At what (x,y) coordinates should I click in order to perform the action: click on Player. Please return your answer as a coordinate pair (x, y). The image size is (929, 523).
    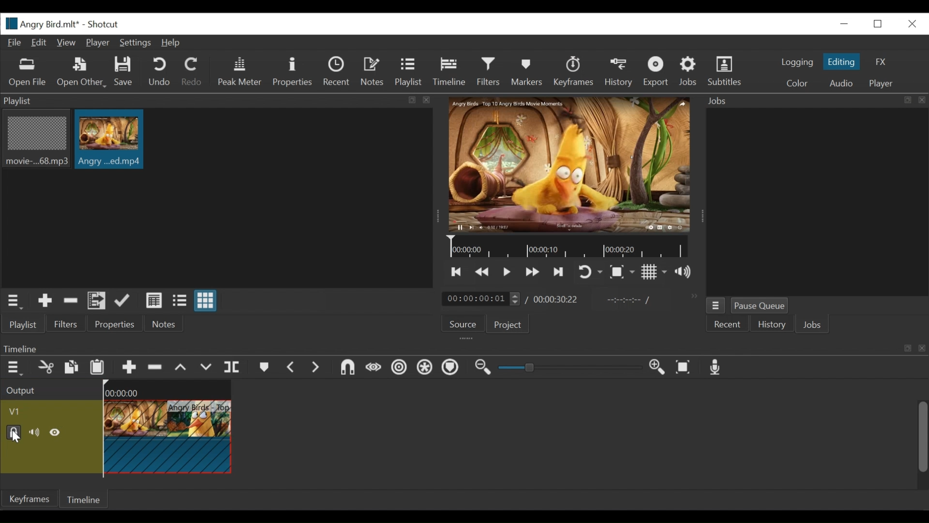
    Looking at the image, I should click on (881, 84).